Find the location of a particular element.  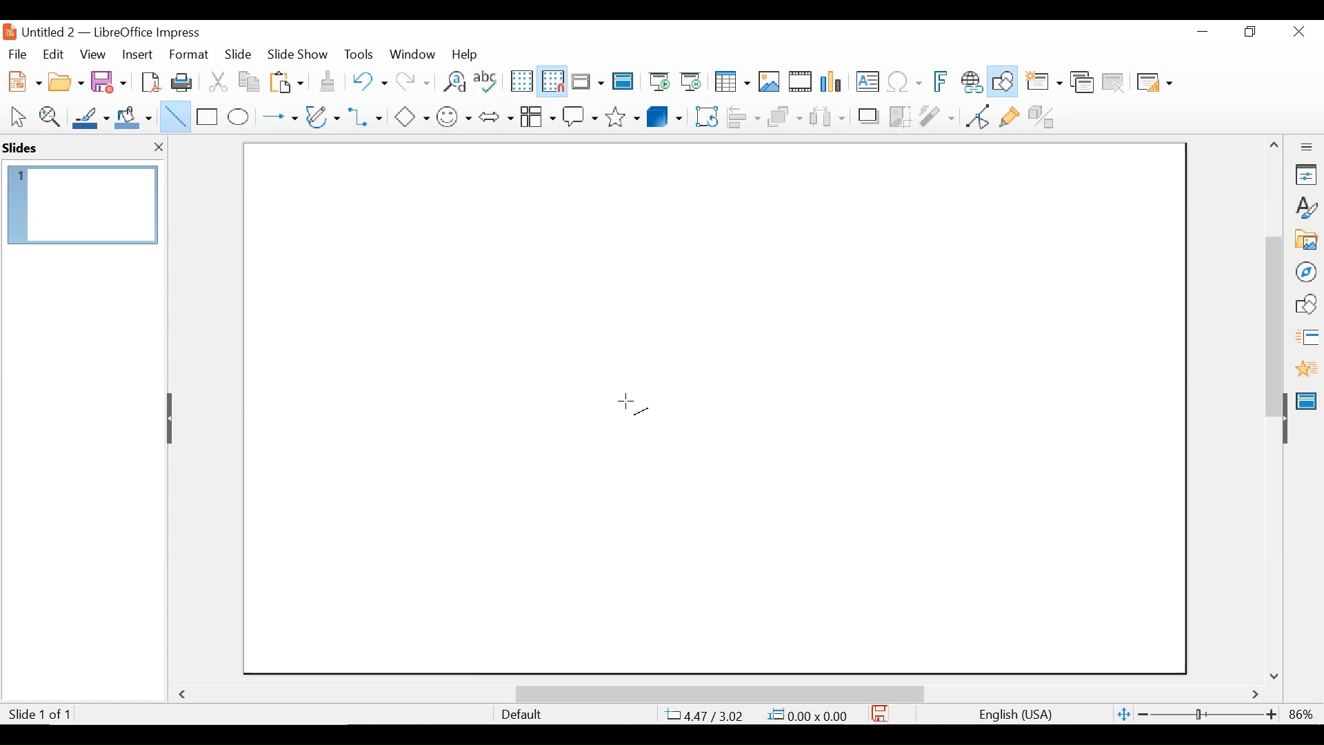

Slide Show is located at coordinates (299, 53).